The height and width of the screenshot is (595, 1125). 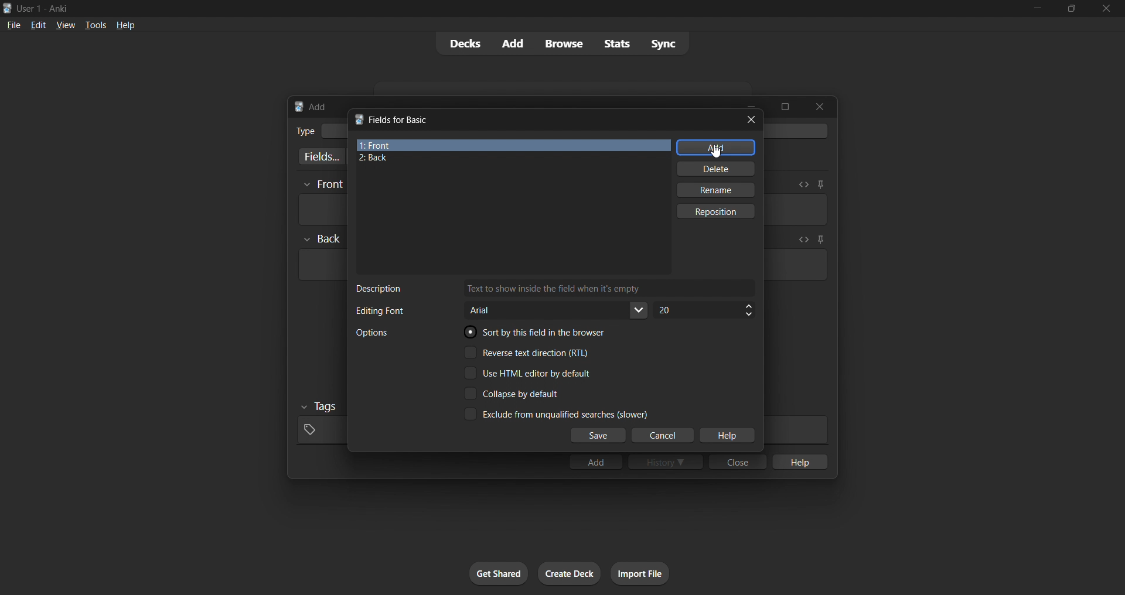 What do you see at coordinates (380, 311) in the screenshot?
I see `Text` at bounding box center [380, 311].